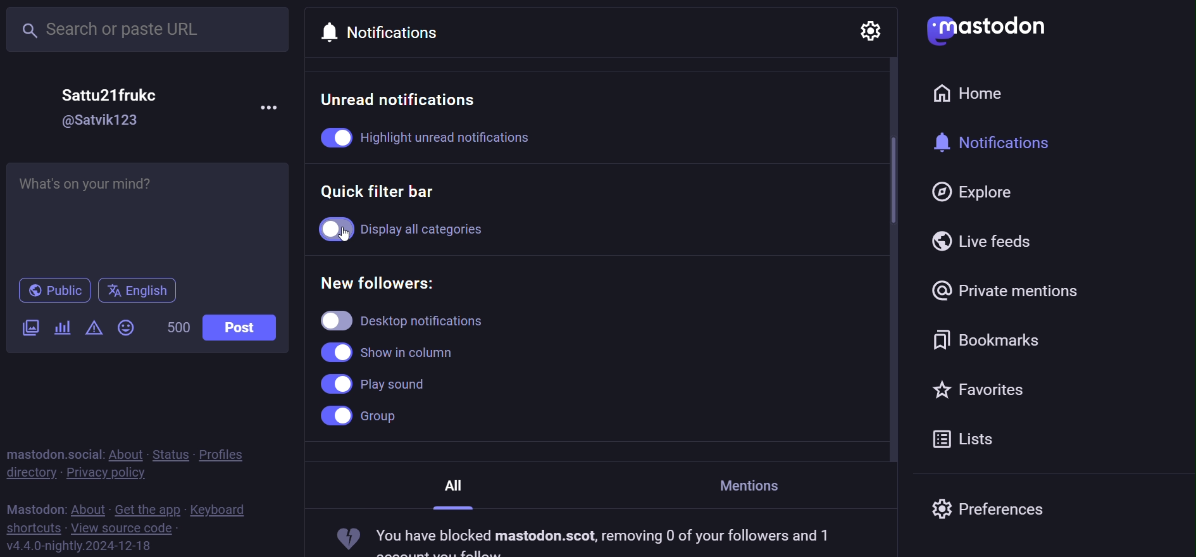 This screenshot has width=1196, height=557. I want to click on profiles, so click(230, 452).